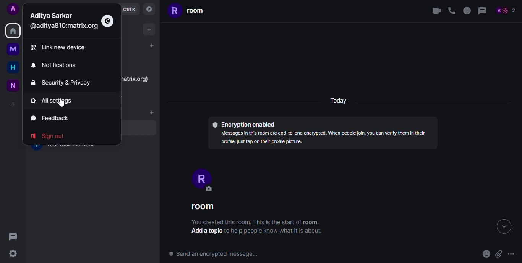 This screenshot has width=522, height=263. What do you see at coordinates (498, 254) in the screenshot?
I see `attach` at bounding box center [498, 254].